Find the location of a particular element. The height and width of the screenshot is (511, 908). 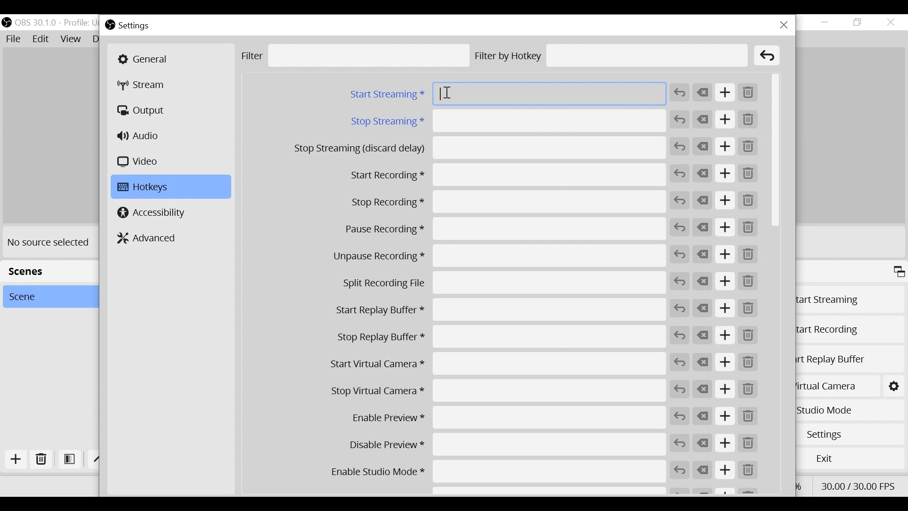

Disable Preview is located at coordinates (498, 446).